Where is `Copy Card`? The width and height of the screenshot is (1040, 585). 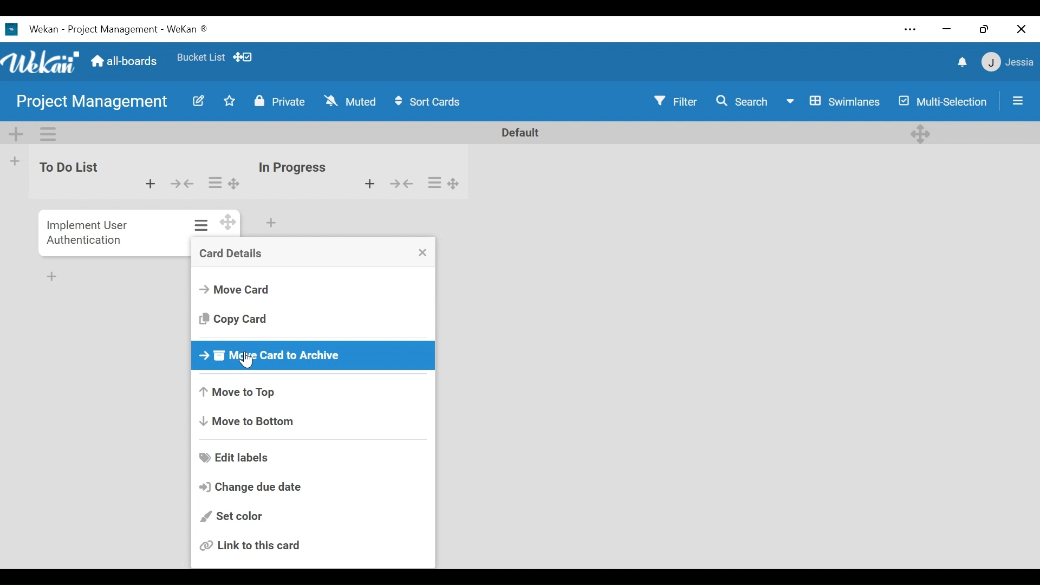
Copy Card is located at coordinates (233, 318).